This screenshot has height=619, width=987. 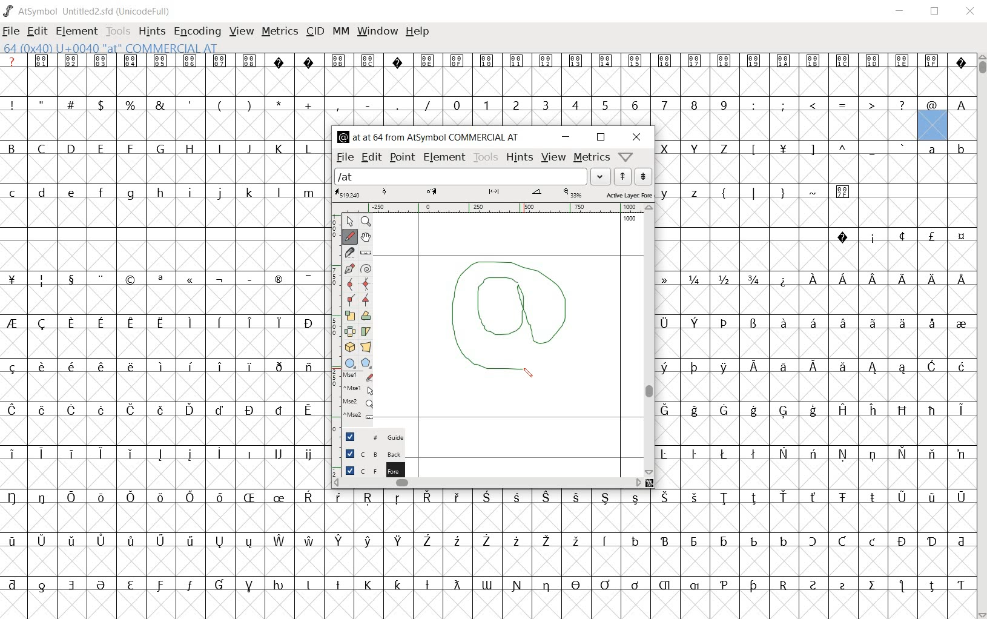 I want to click on file, so click(x=345, y=158).